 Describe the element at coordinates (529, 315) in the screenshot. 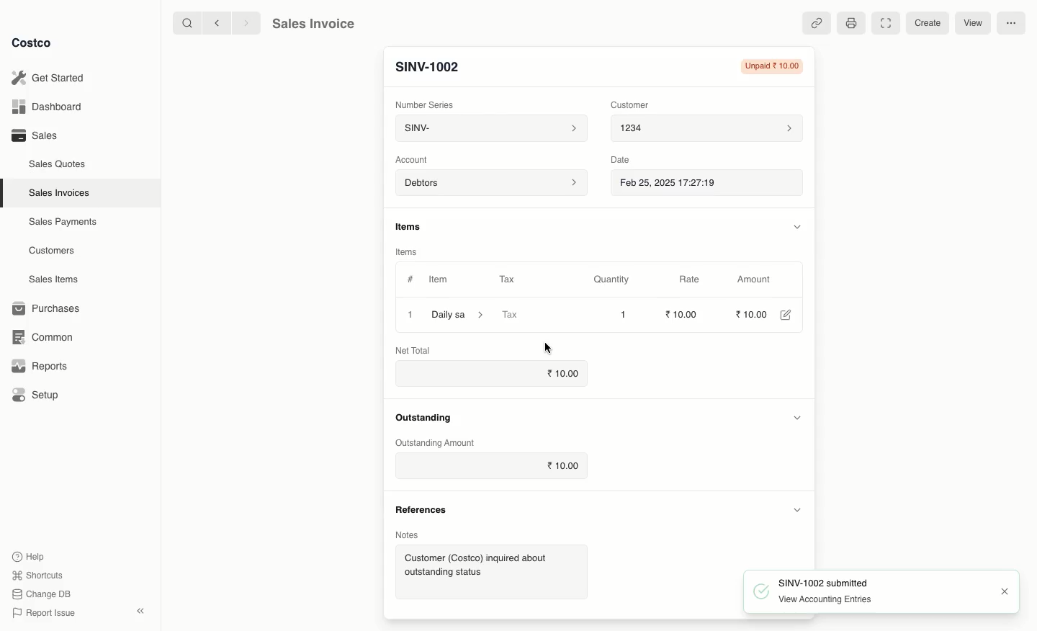

I see `Tax` at that location.